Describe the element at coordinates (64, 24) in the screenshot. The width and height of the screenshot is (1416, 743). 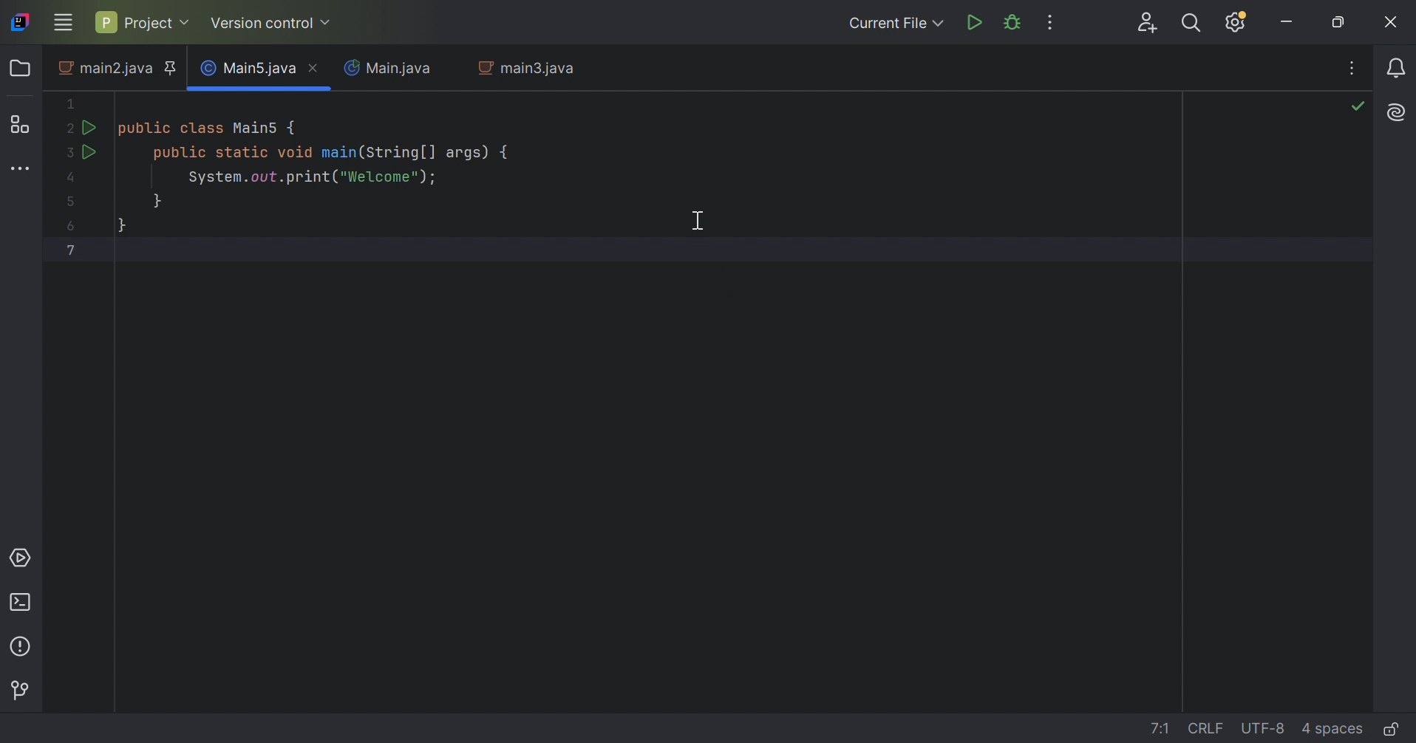
I see `Main menu` at that location.